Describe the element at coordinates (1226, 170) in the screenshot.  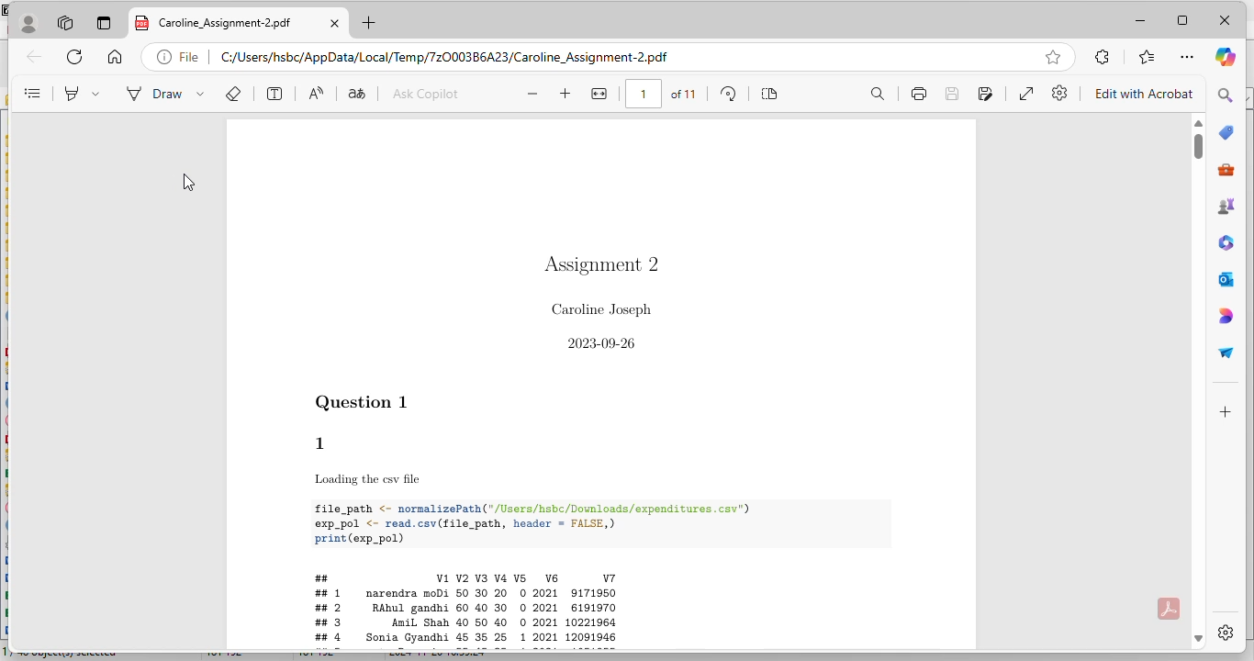
I see `tools` at that location.